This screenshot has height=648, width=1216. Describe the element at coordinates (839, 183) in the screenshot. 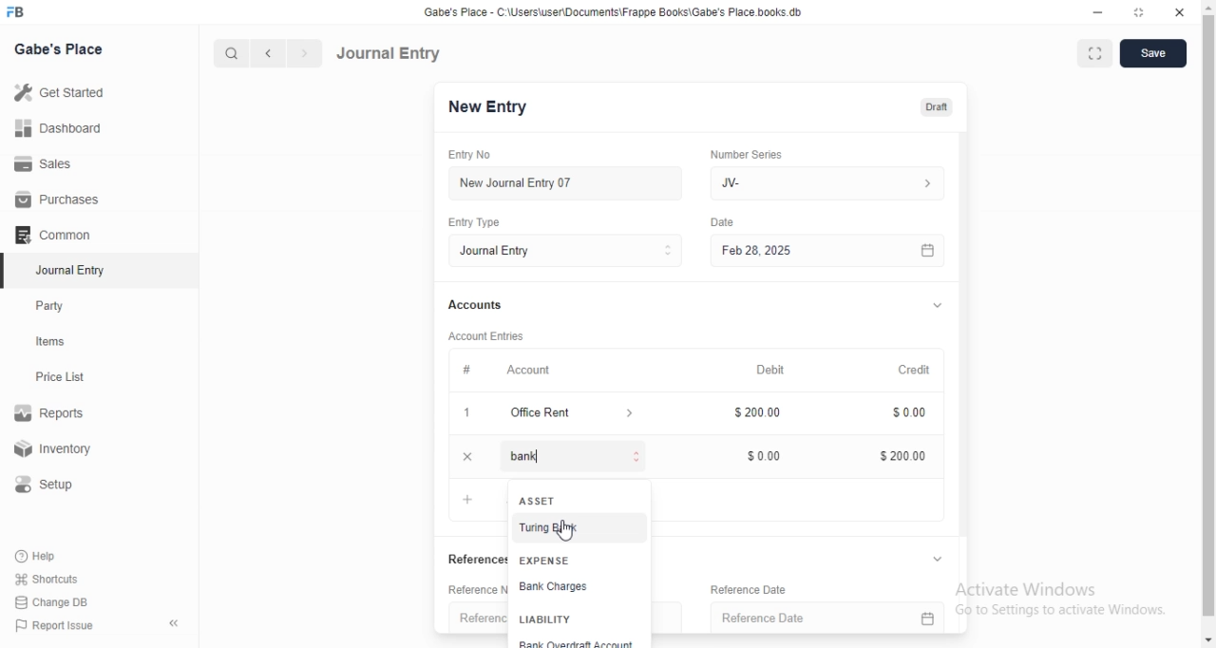

I see `JV-` at that location.